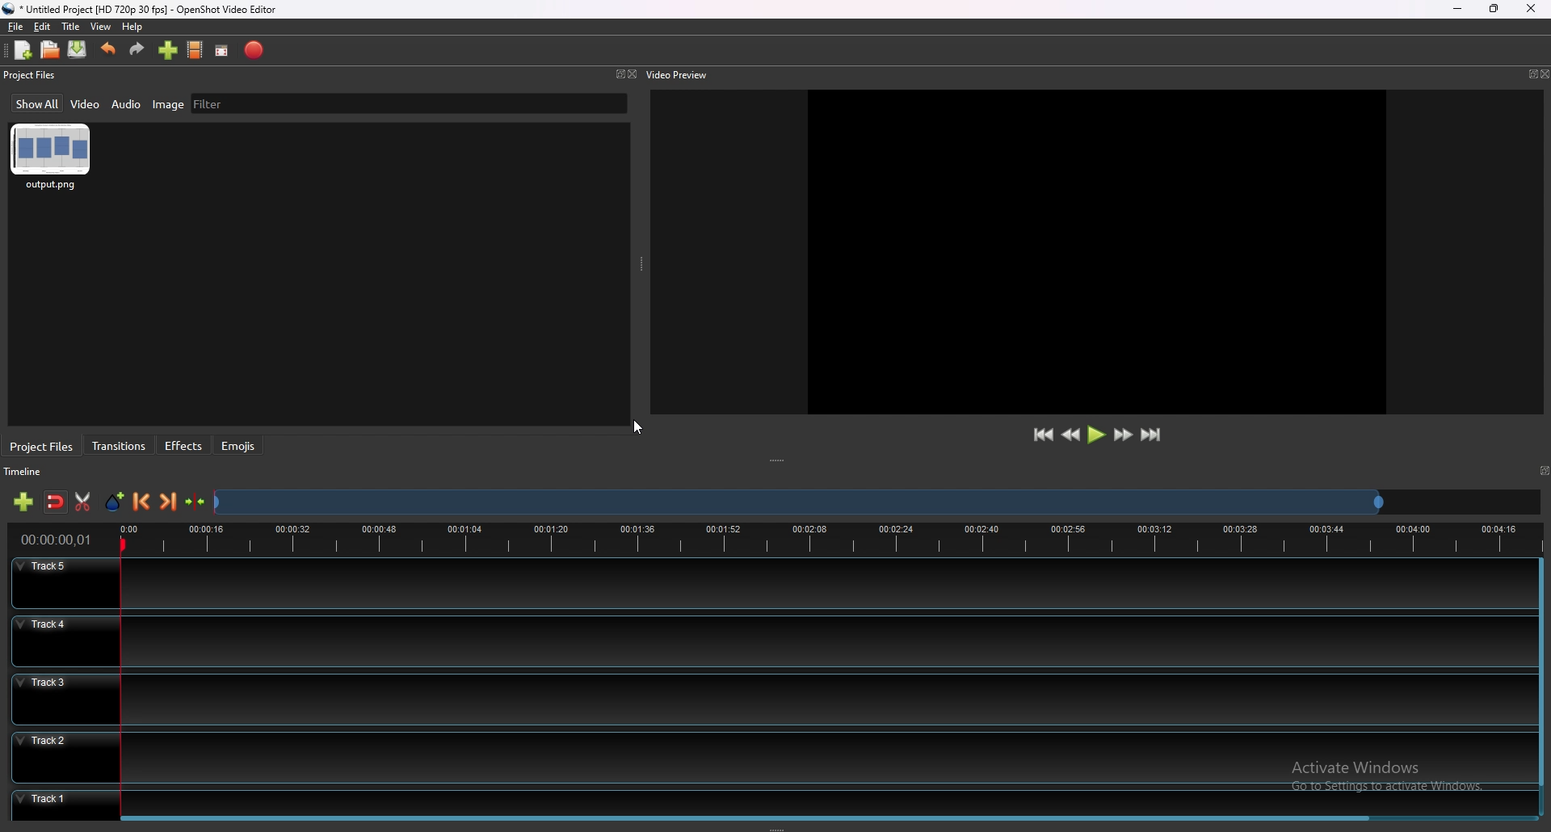 This screenshot has height=832, width=1551. What do you see at coordinates (195, 48) in the screenshot?
I see `choose profile` at bounding box center [195, 48].